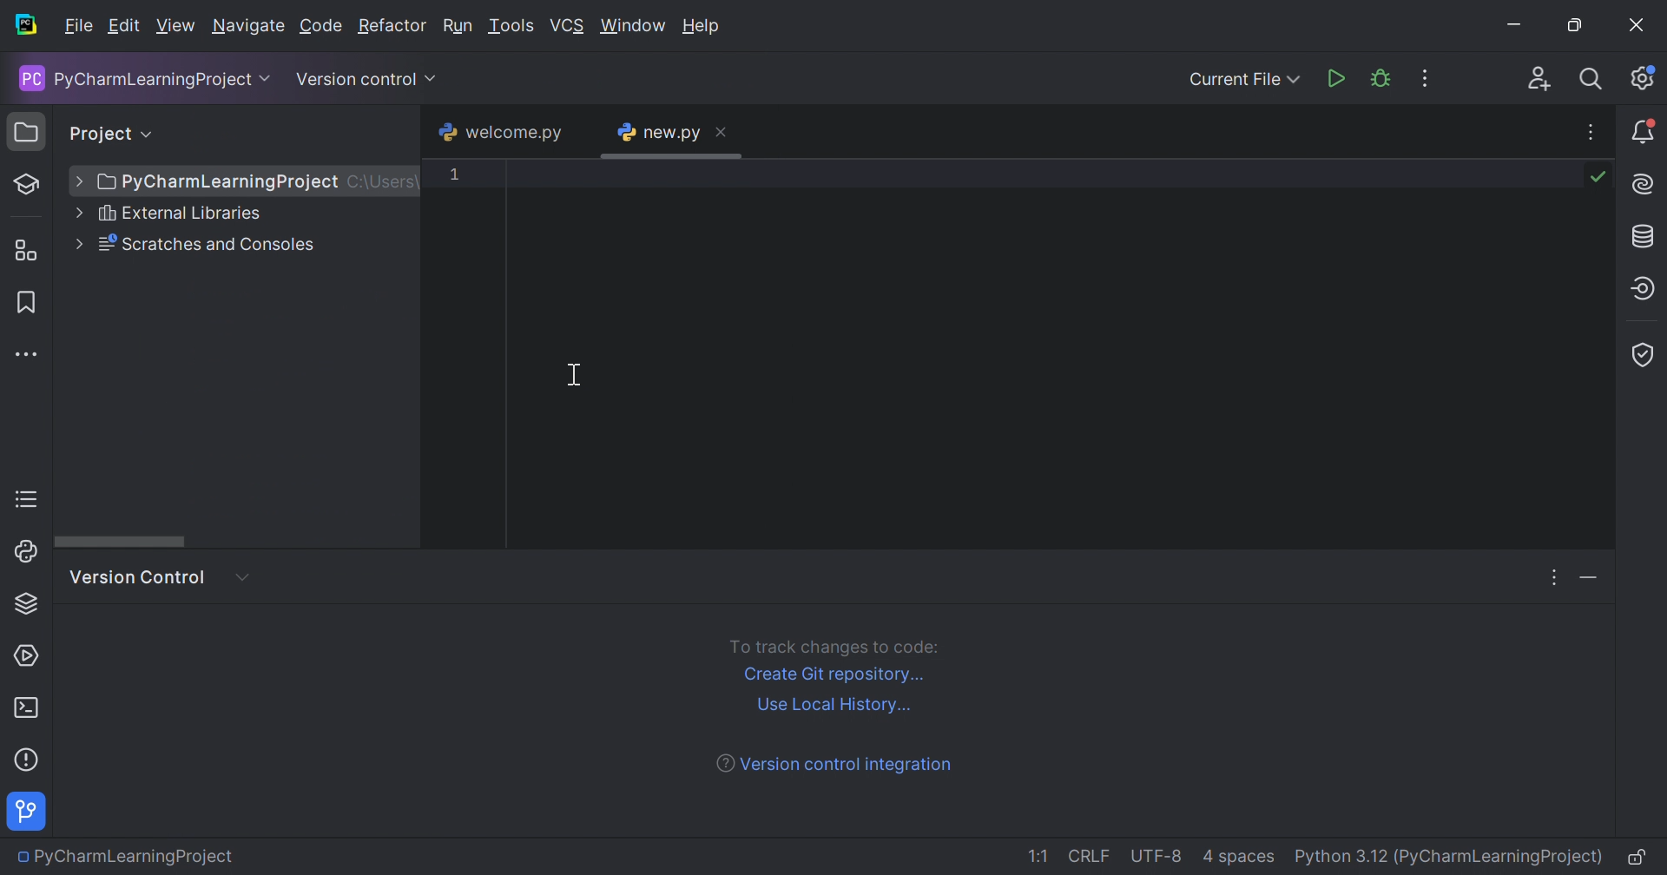 This screenshot has height=875, width=1667. What do you see at coordinates (175, 29) in the screenshot?
I see `View` at bounding box center [175, 29].